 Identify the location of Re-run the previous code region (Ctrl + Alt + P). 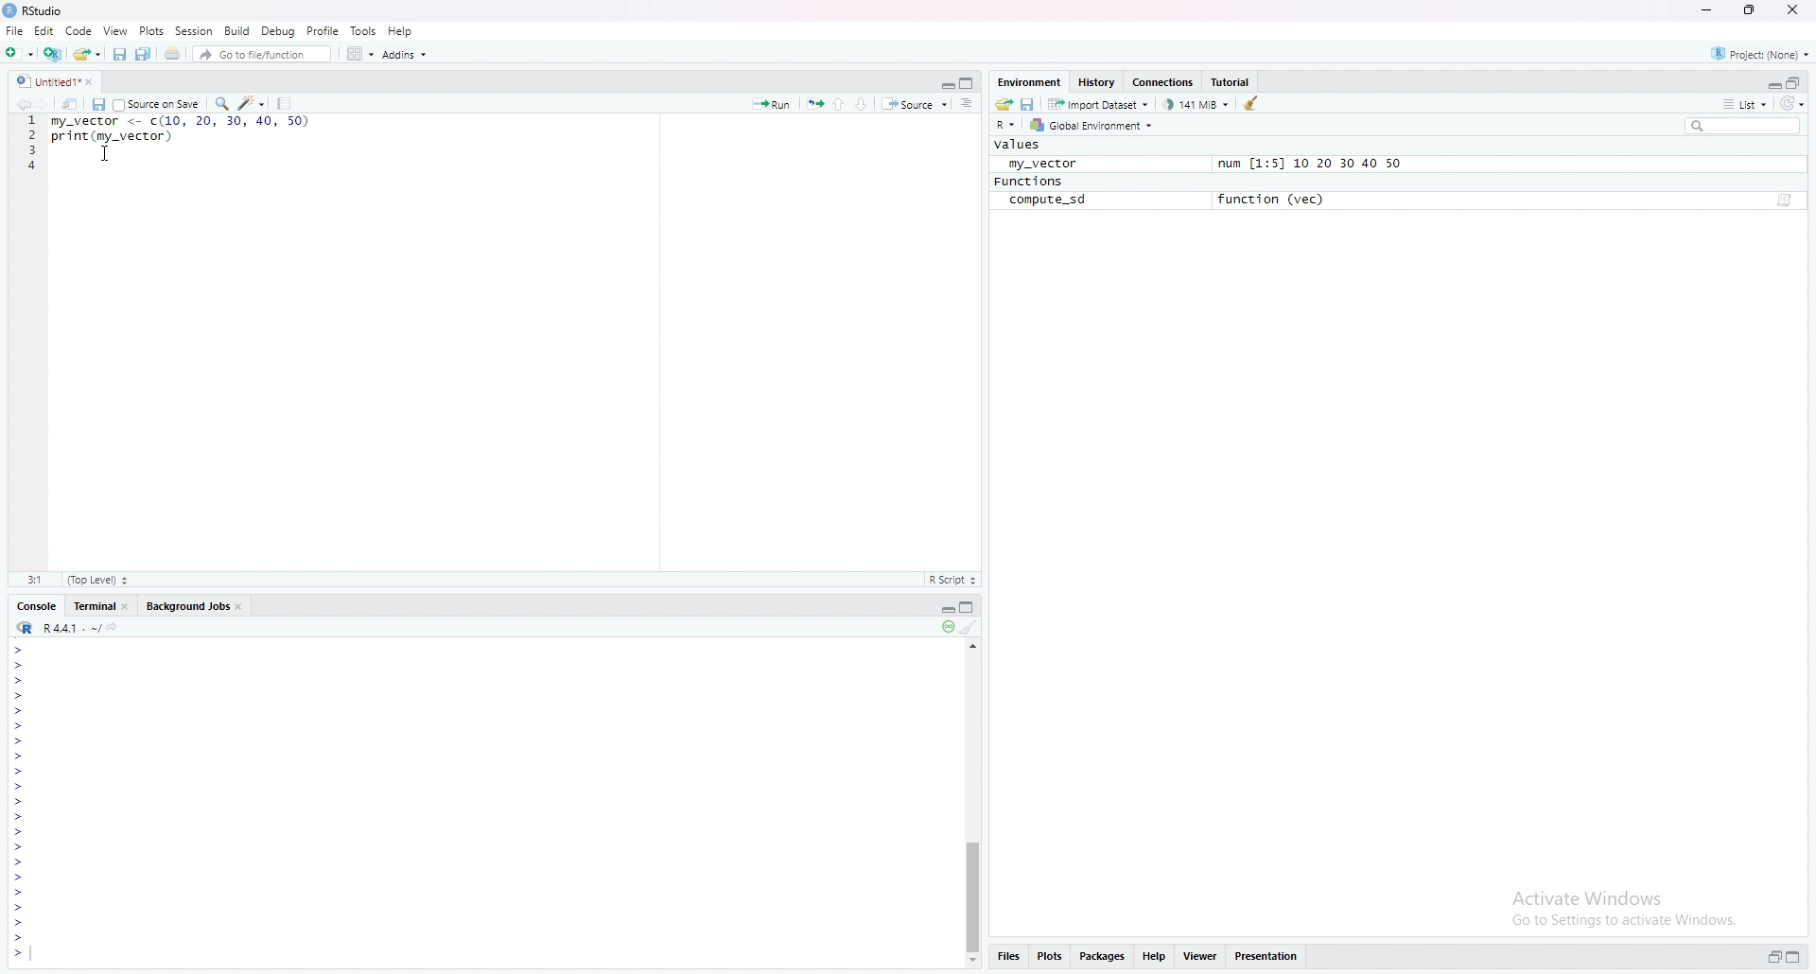
(813, 104).